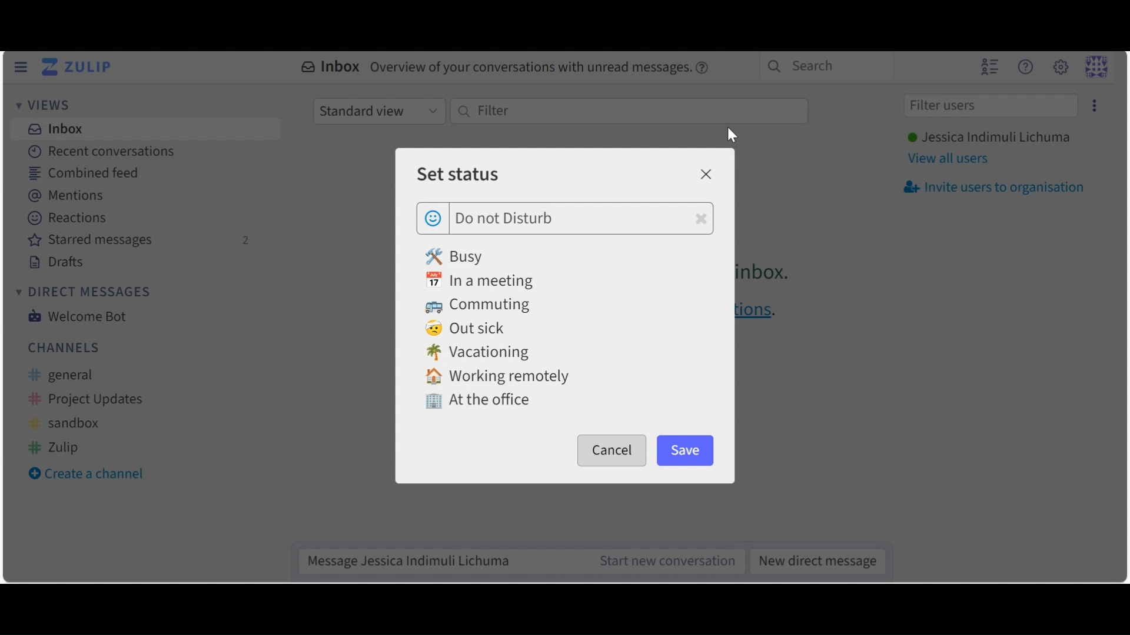 The width and height of the screenshot is (1130, 635). I want to click on At the office, so click(477, 402).